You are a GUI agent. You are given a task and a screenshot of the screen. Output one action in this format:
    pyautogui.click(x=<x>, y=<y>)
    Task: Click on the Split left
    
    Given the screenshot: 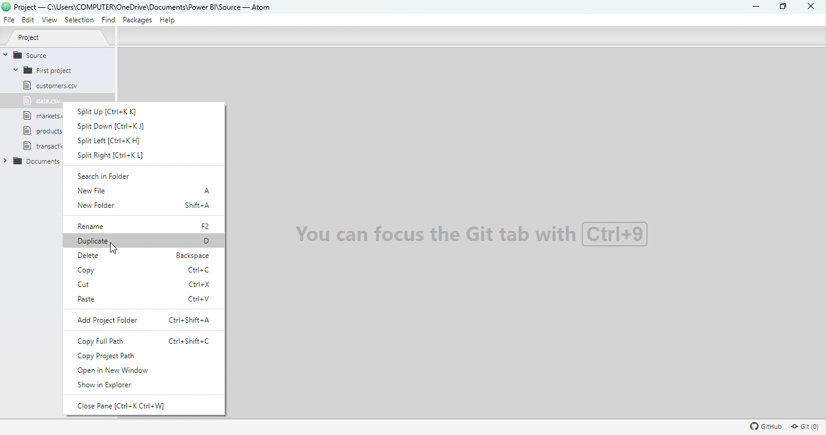 What is the action you would take?
    pyautogui.click(x=108, y=140)
    